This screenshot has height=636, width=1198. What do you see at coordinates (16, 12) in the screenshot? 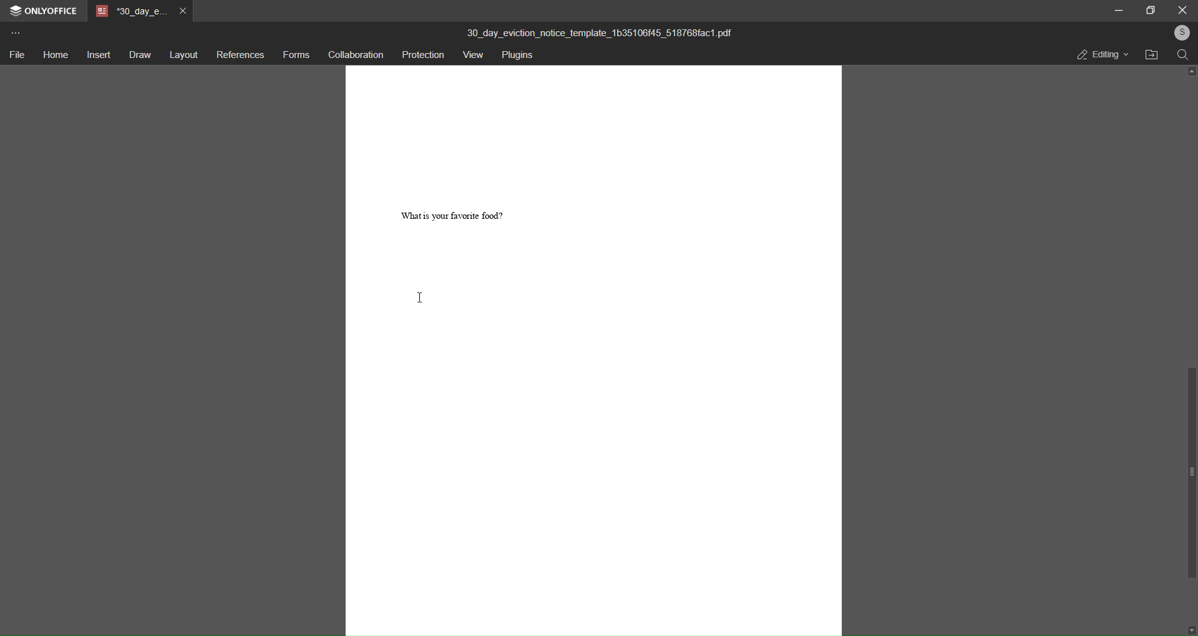
I see `logo` at bounding box center [16, 12].